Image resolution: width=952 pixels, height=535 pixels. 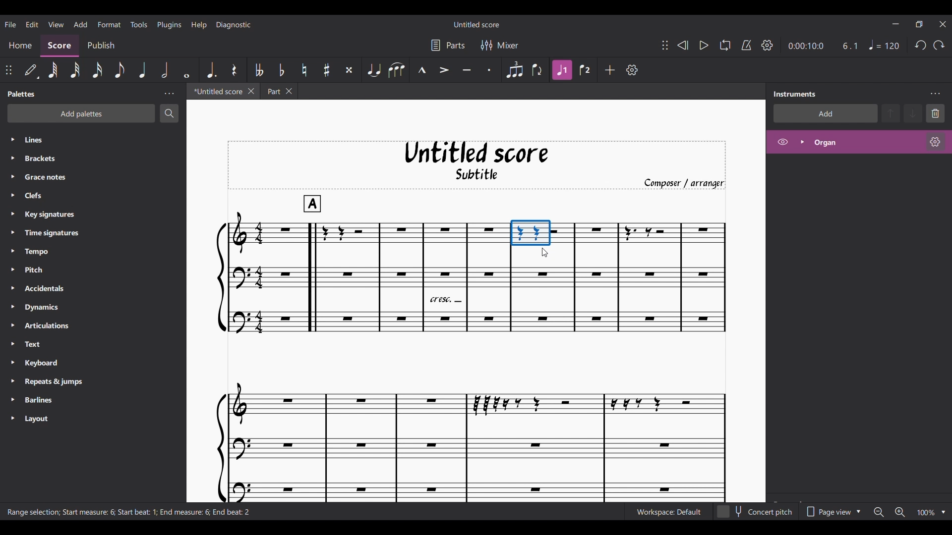 I want to click on Search, so click(x=169, y=113).